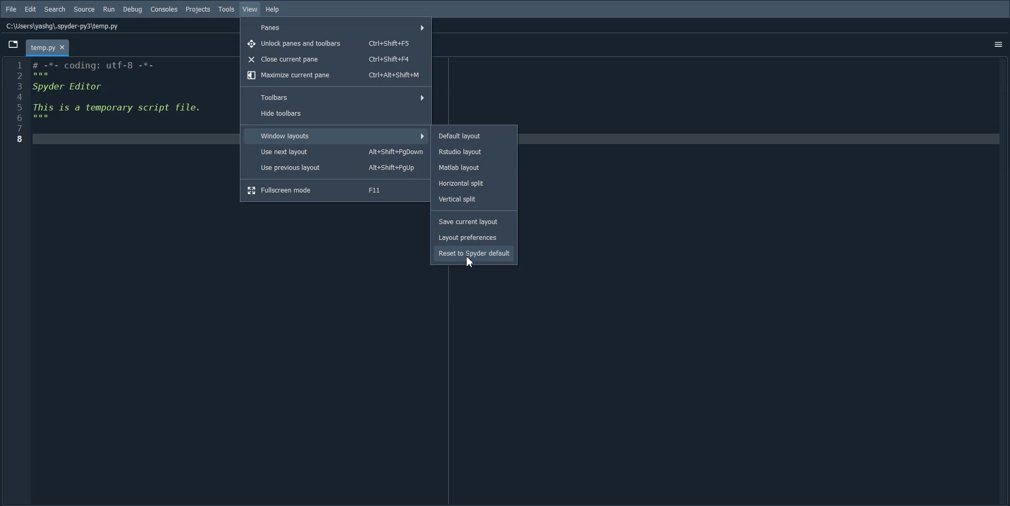 The image size is (1010, 506). What do you see at coordinates (475, 183) in the screenshot?
I see `Horizontal split` at bounding box center [475, 183].